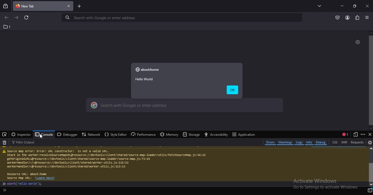  Describe the element at coordinates (299, 142) in the screenshot. I see `logs` at that location.